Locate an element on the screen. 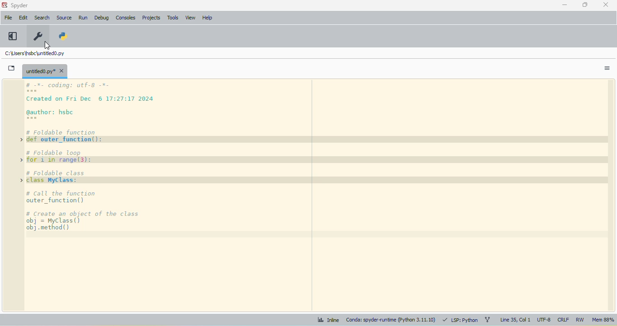 Image resolution: width=617 pixels, height=326 pixels. close is located at coordinates (606, 4).